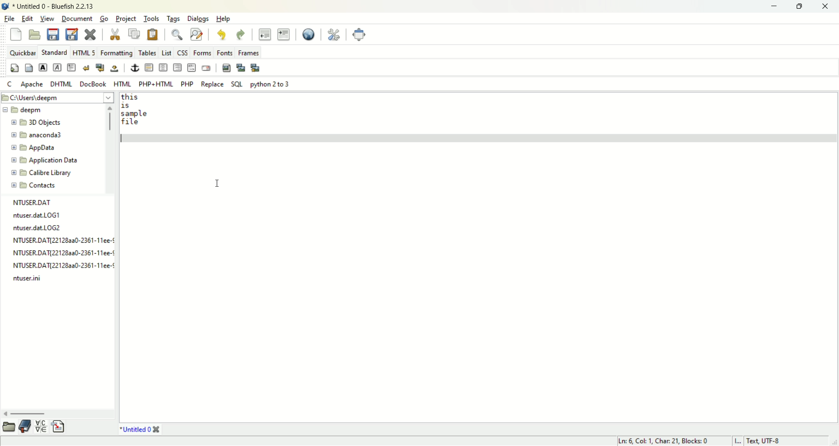 This screenshot has height=446, width=839. What do you see at coordinates (118, 52) in the screenshot?
I see `formatting` at bounding box center [118, 52].